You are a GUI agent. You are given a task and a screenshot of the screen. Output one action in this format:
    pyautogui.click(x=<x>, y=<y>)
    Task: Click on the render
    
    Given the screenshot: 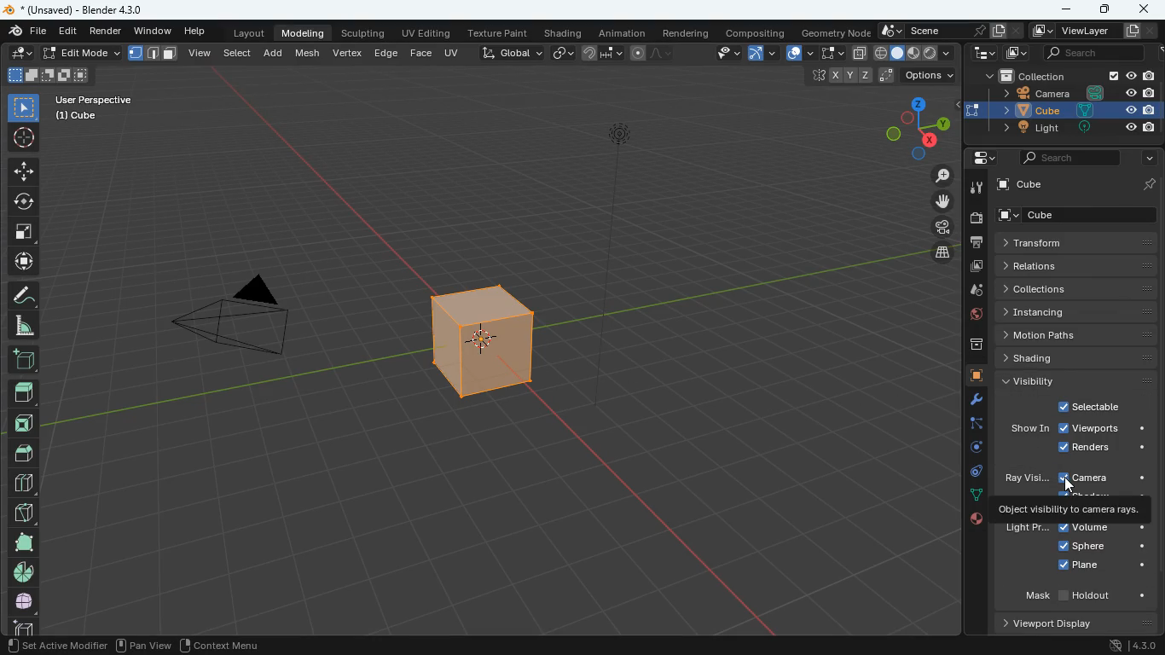 What is the action you would take?
    pyautogui.click(x=106, y=32)
    